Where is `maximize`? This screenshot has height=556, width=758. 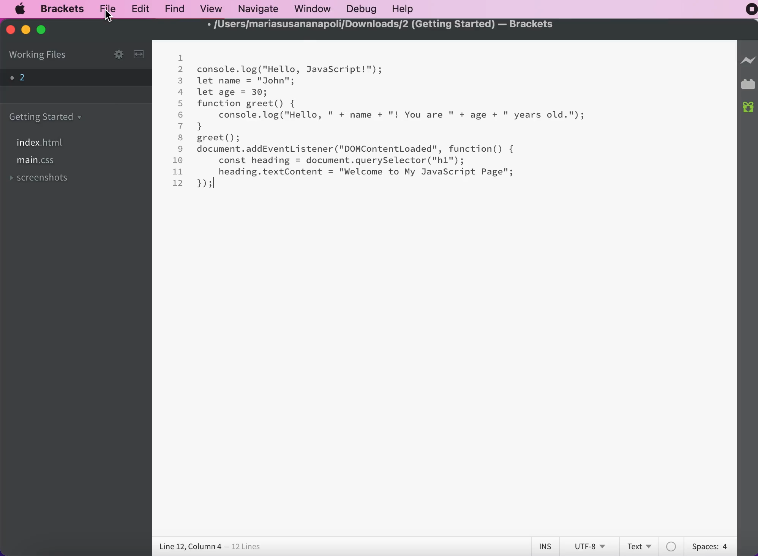
maximize is located at coordinates (46, 30).